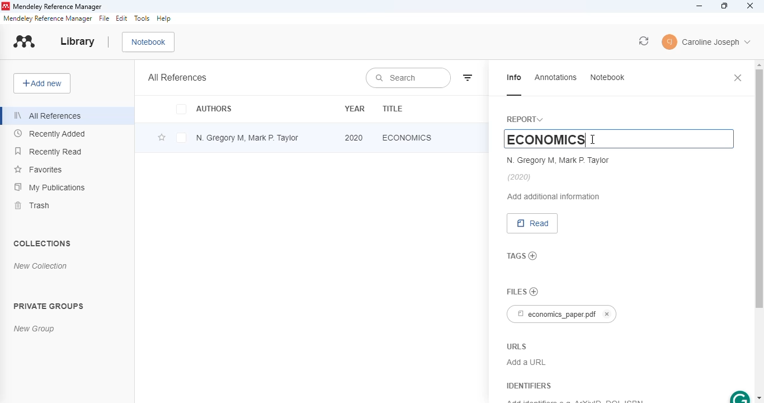  I want to click on all references, so click(48, 116).